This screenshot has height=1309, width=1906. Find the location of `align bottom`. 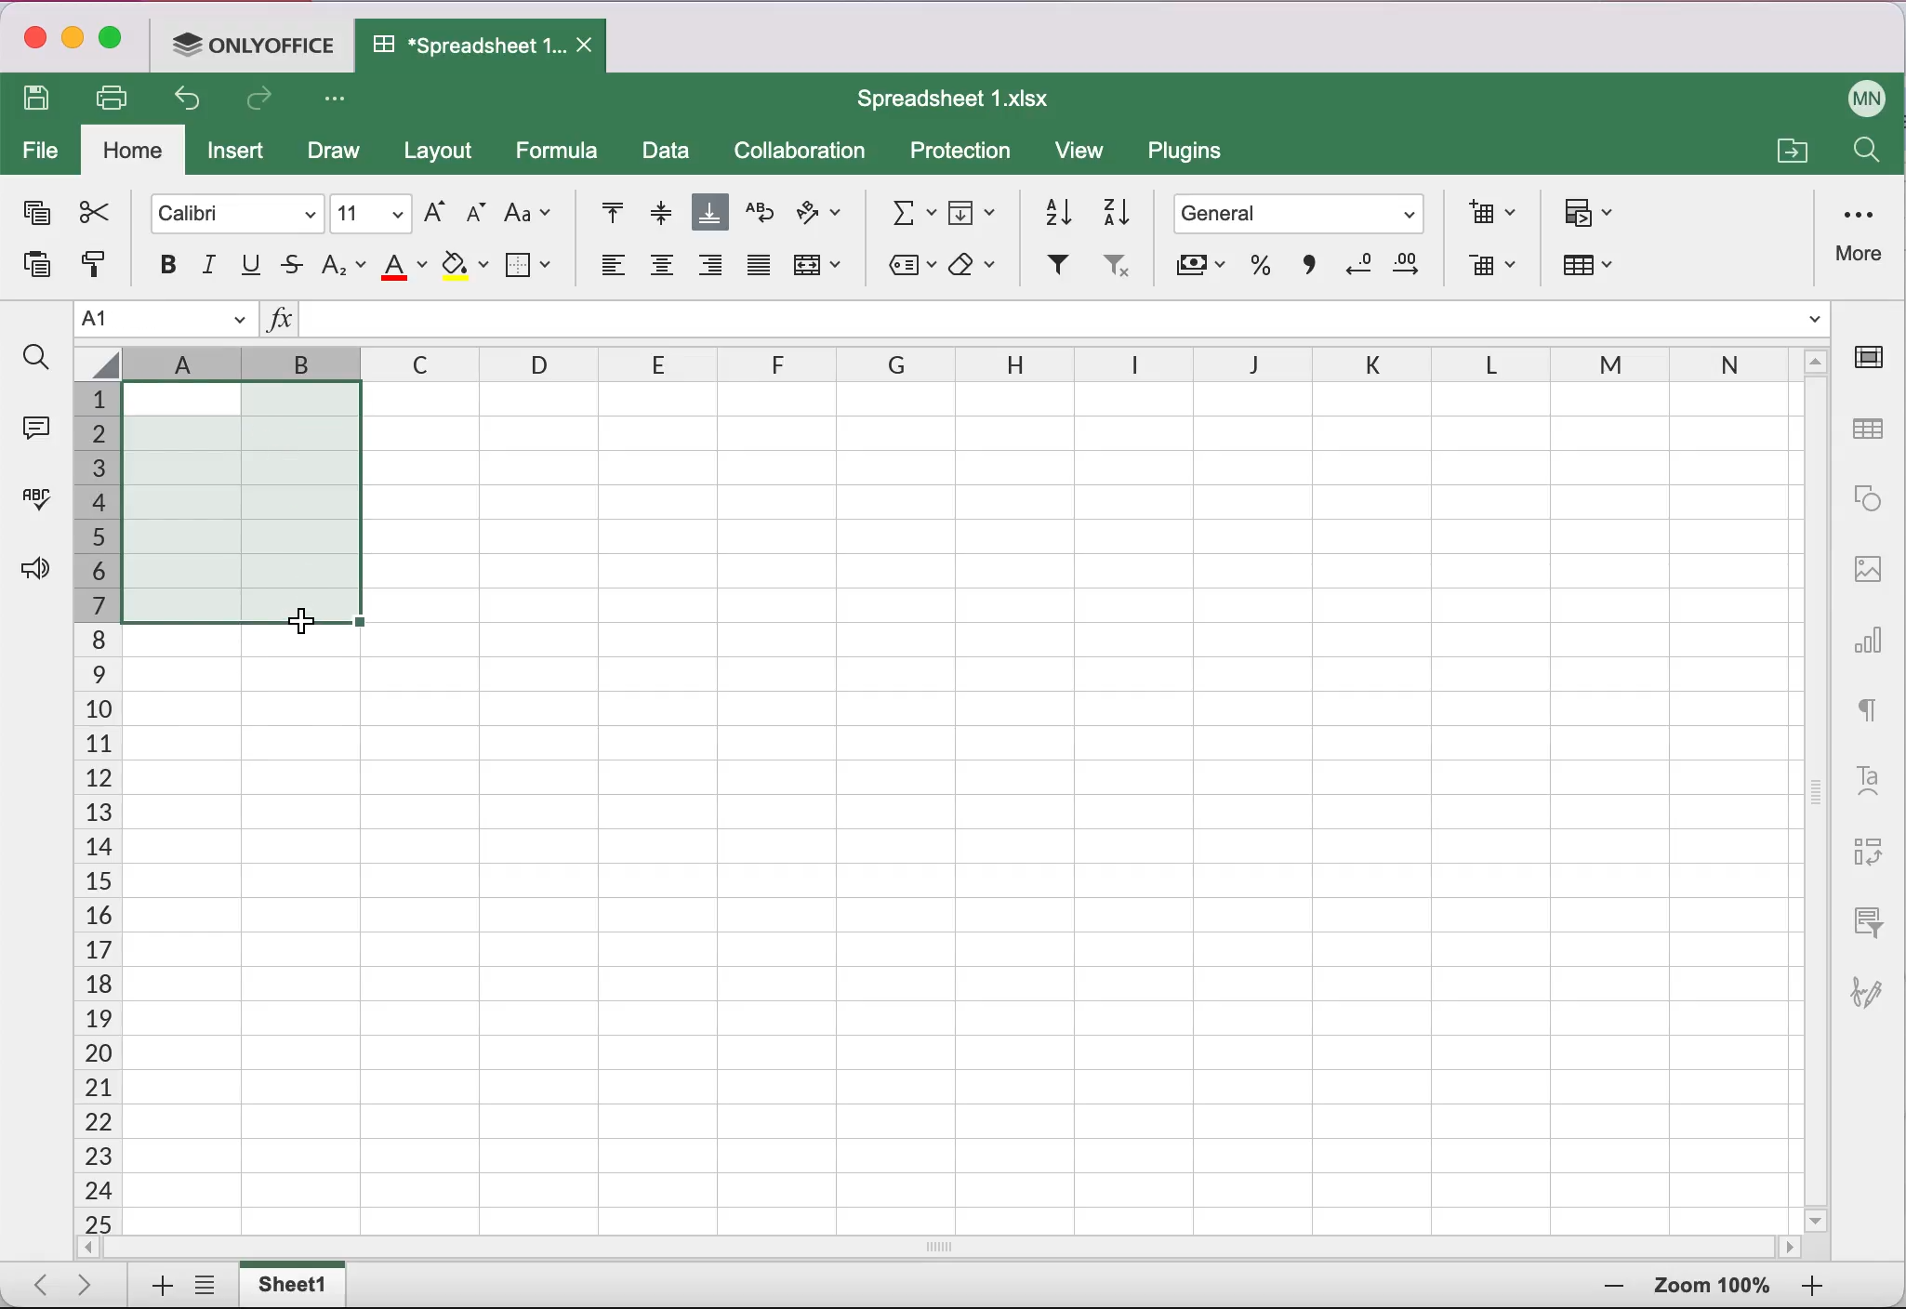

align bottom is located at coordinates (711, 215).